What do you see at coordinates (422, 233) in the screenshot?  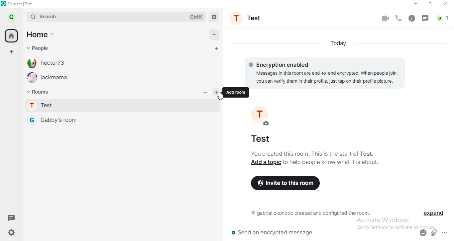 I see `emoji` at bounding box center [422, 233].